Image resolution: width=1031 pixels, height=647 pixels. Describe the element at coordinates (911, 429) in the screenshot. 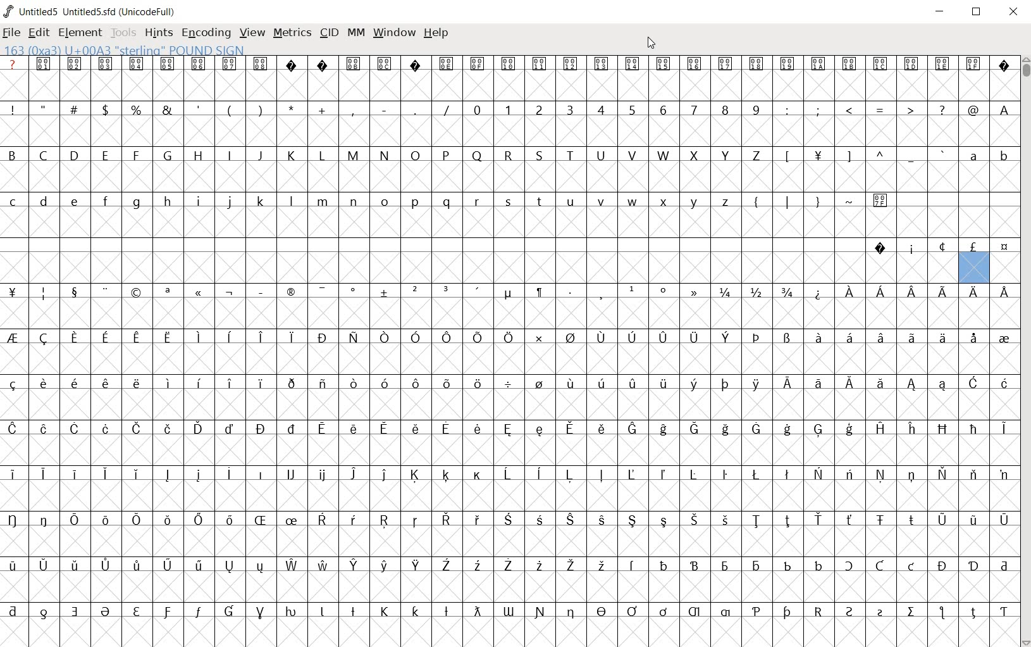

I see `Symbol` at that location.